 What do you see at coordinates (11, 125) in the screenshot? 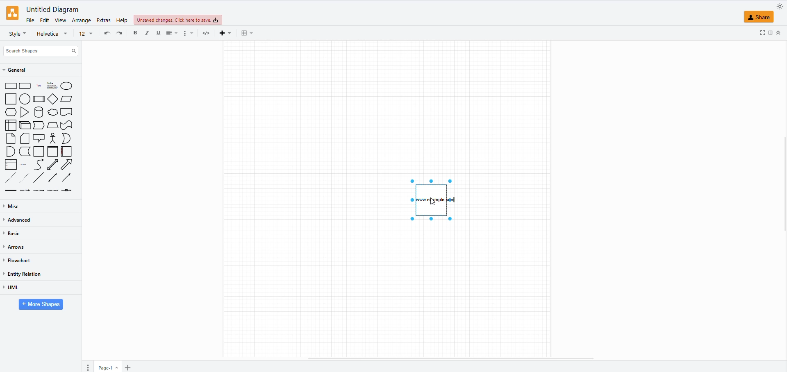
I see `internal storage` at bounding box center [11, 125].